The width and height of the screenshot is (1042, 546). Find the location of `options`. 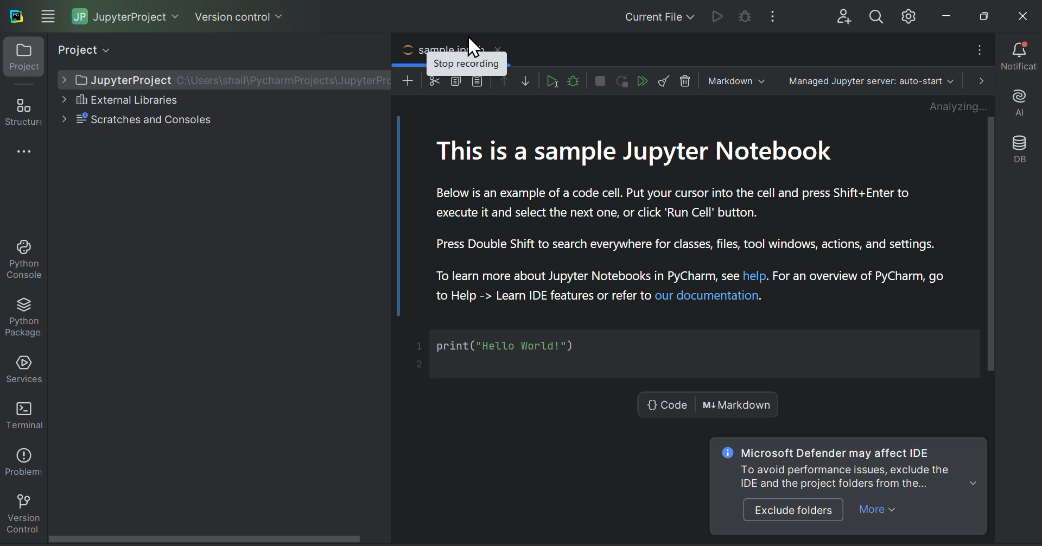

options is located at coordinates (978, 50).